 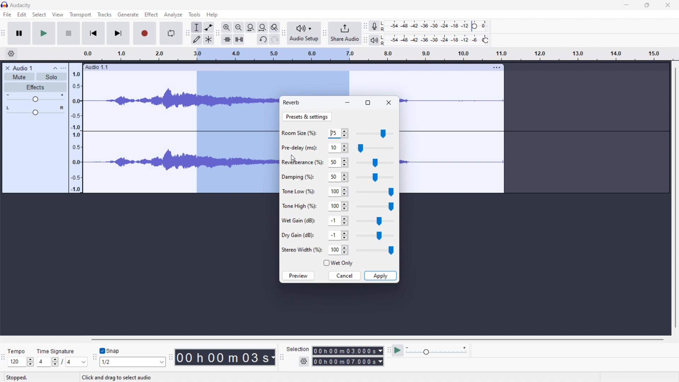 I want to click on playback meter toolbar, so click(x=366, y=40).